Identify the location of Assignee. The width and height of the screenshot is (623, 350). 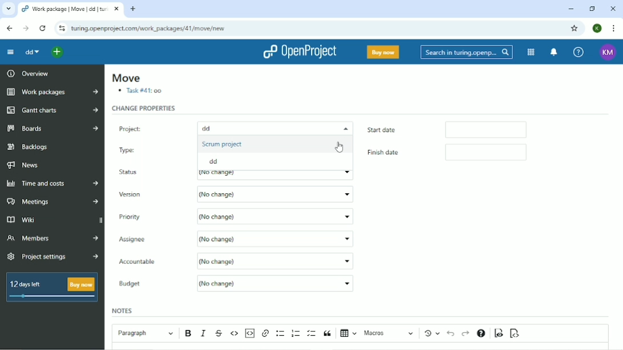
(151, 239).